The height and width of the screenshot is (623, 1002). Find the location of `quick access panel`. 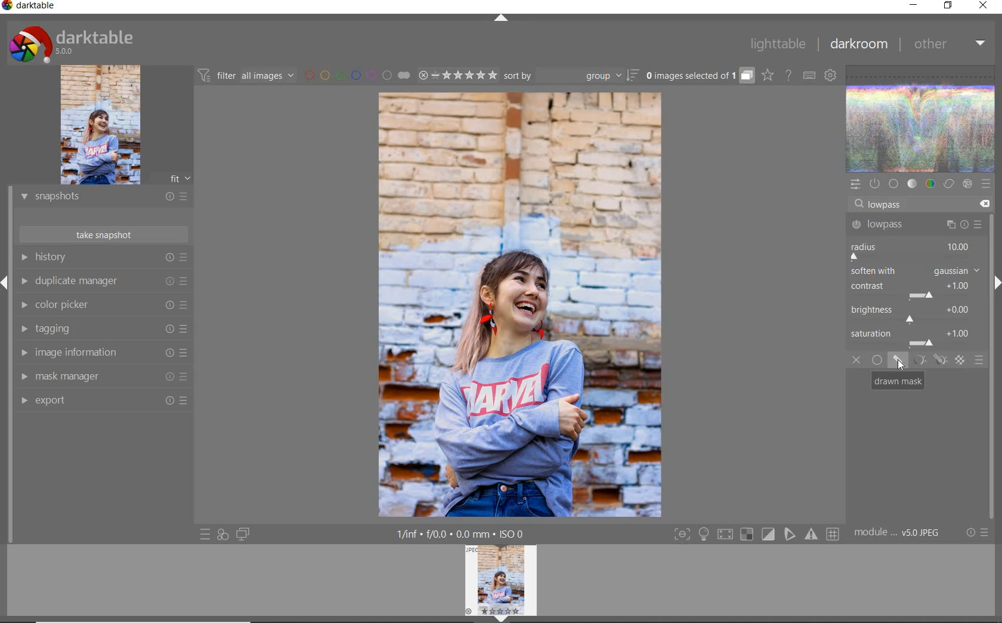

quick access panel is located at coordinates (856, 183).